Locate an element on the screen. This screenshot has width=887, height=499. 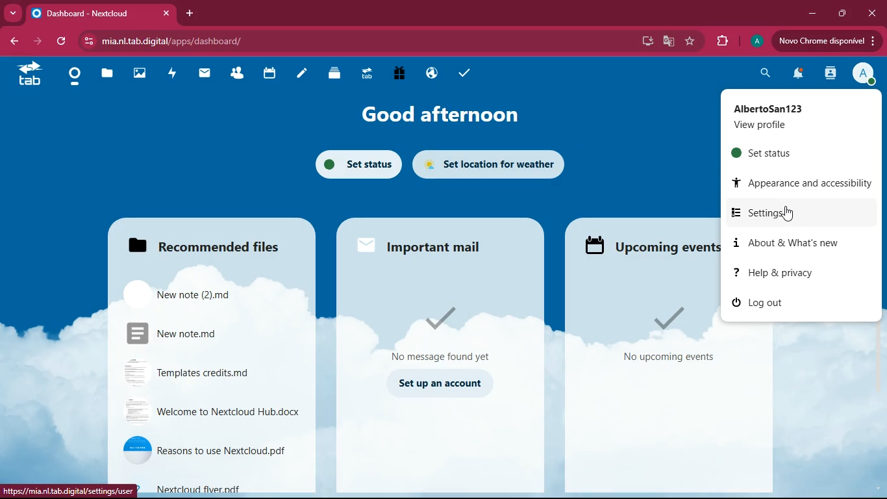
mail is located at coordinates (427, 244).